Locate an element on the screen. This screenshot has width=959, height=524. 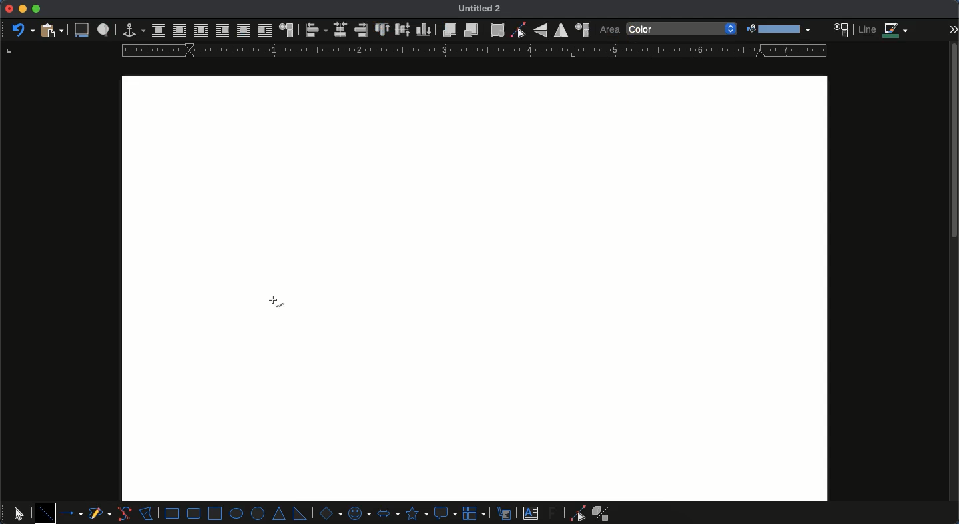
rectangle is located at coordinates (172, 513).